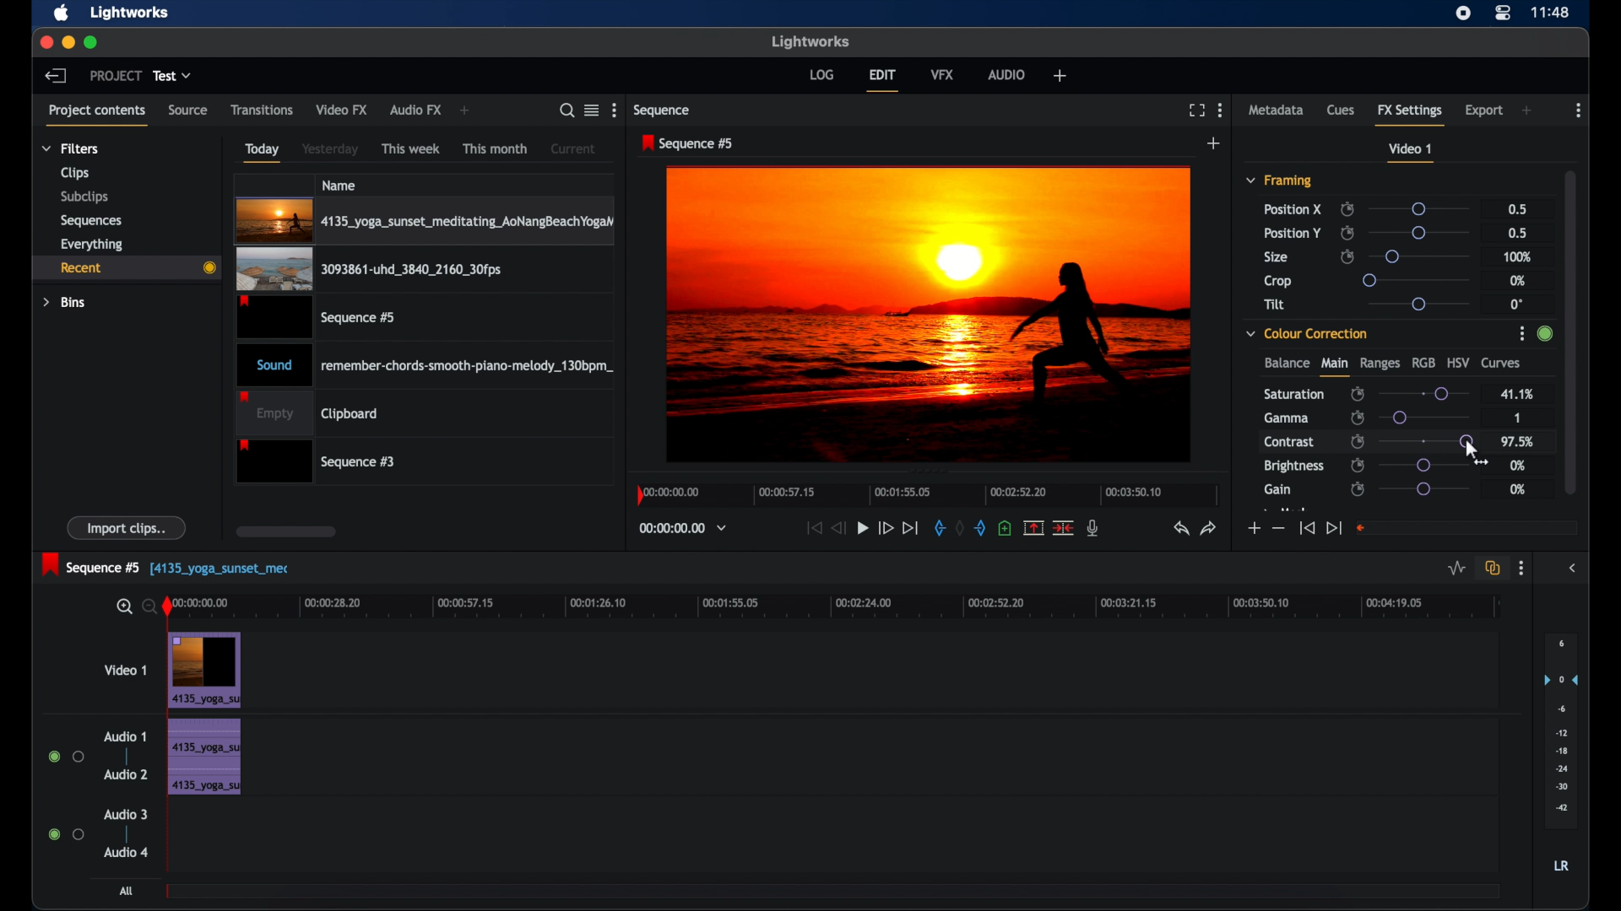  Describe the element at coordinates (1280, 181) in the screenshot. I see `framing` at that location.